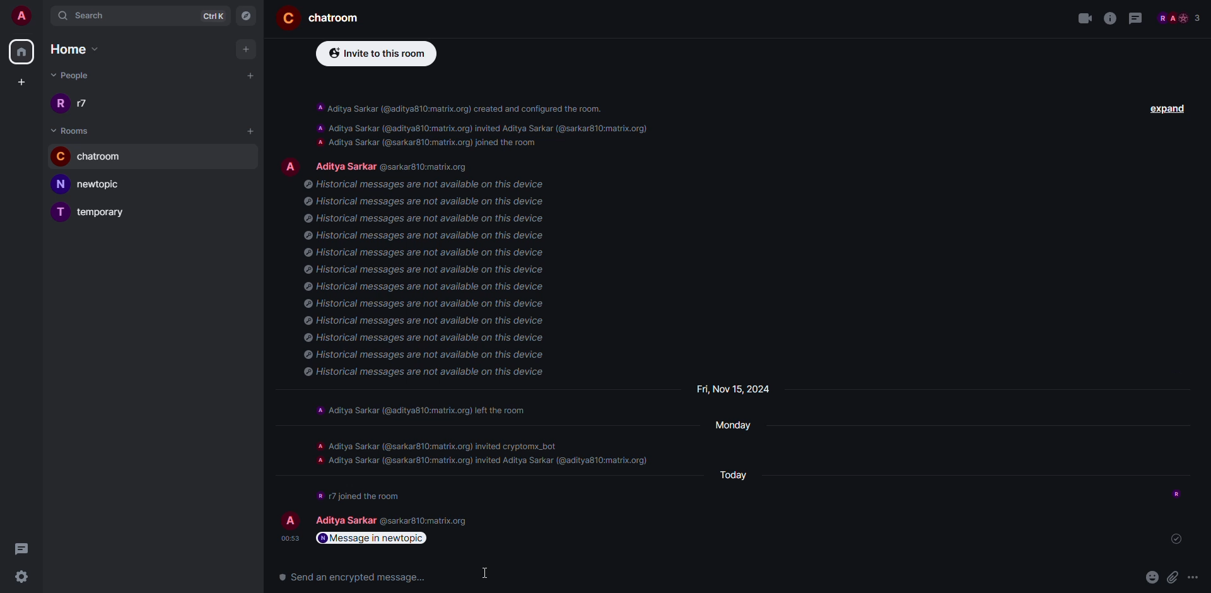 The image size is (1211, 593). What do you see at coordinates (1138, 18) in the screenshot?
I see `threads` at bounding box center [1138, 18].